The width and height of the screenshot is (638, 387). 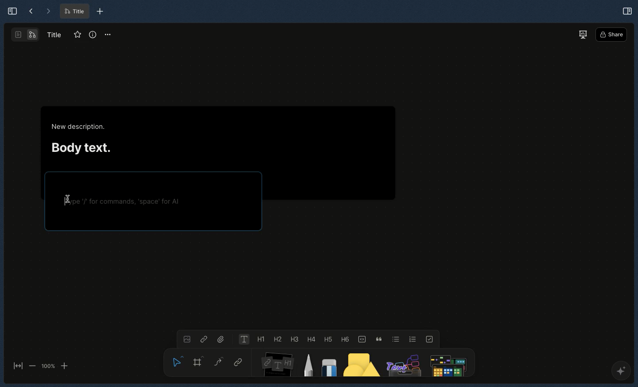 I want to click on Heading 6, so click(x=344, y=339).